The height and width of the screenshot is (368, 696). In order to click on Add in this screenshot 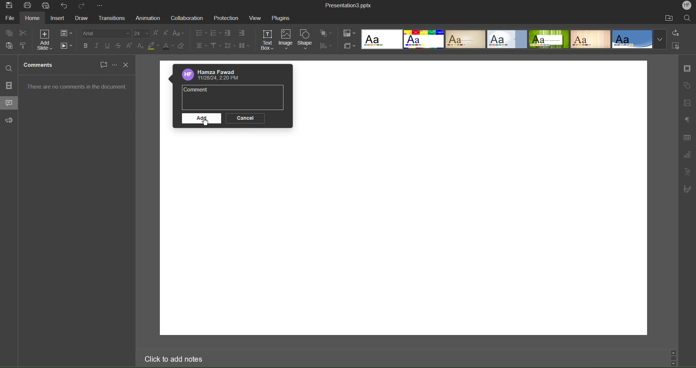, I will do `click(201, 119)`.